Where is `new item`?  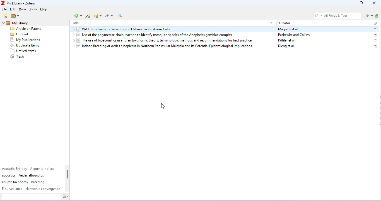 new item is located at coordinates (79, 16).